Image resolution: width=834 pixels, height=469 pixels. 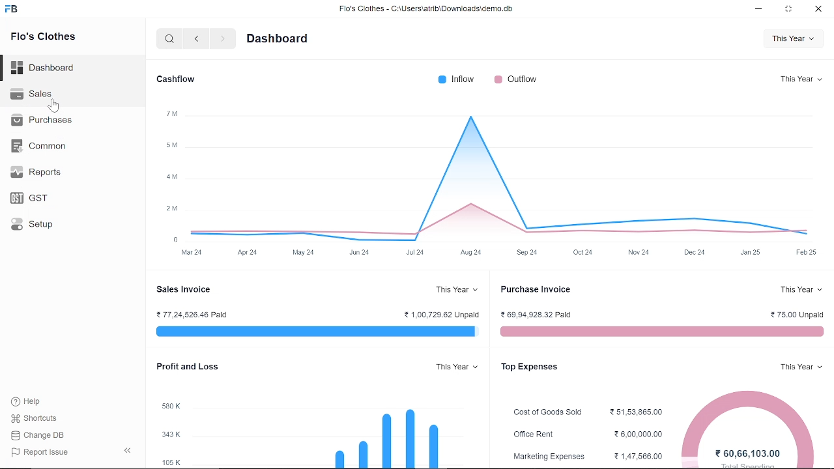 I want to click on sales Invoice, so click(x=186, y=290).